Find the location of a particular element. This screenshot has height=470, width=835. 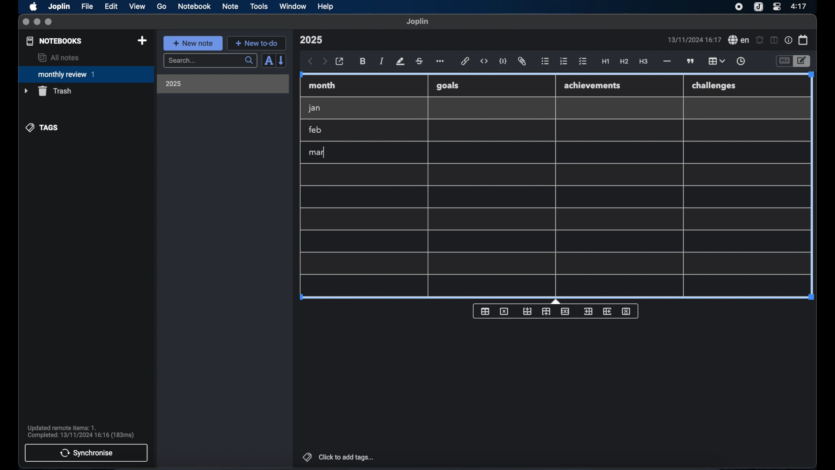

maximize is located at coordinates (49, 22).